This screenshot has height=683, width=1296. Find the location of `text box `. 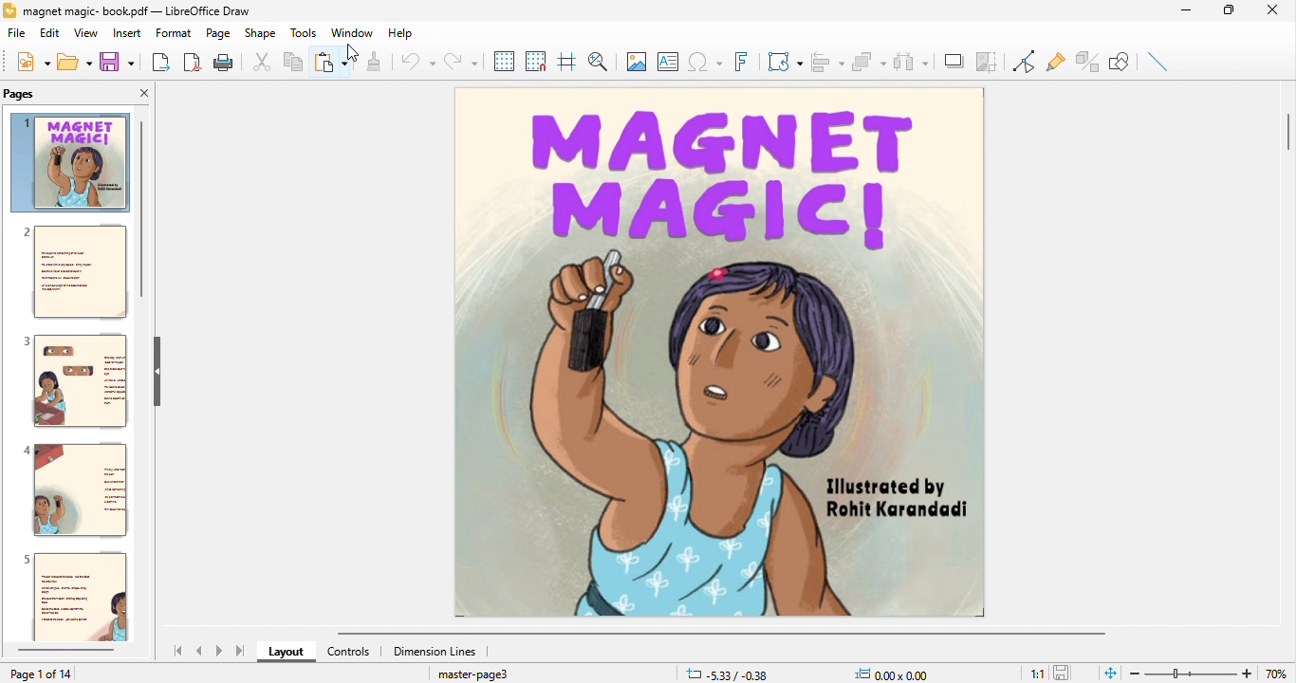

text box  is located at coordinates (666, 60).